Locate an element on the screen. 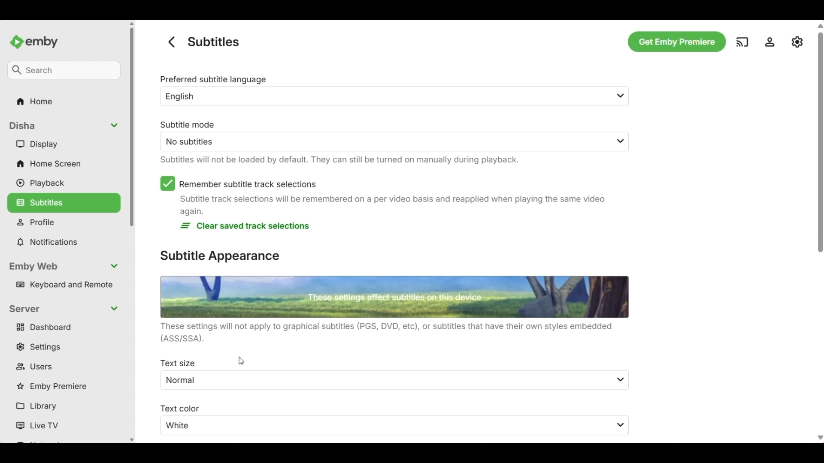 The height and width of the screenshot is (463, 824).  is located at coordinates (621, 141).